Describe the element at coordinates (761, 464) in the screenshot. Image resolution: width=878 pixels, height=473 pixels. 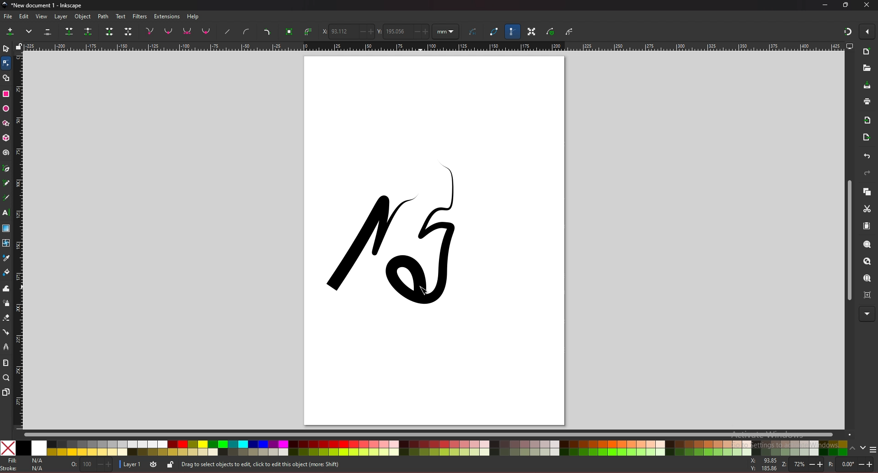
I see `x and y coordinates` at that location.